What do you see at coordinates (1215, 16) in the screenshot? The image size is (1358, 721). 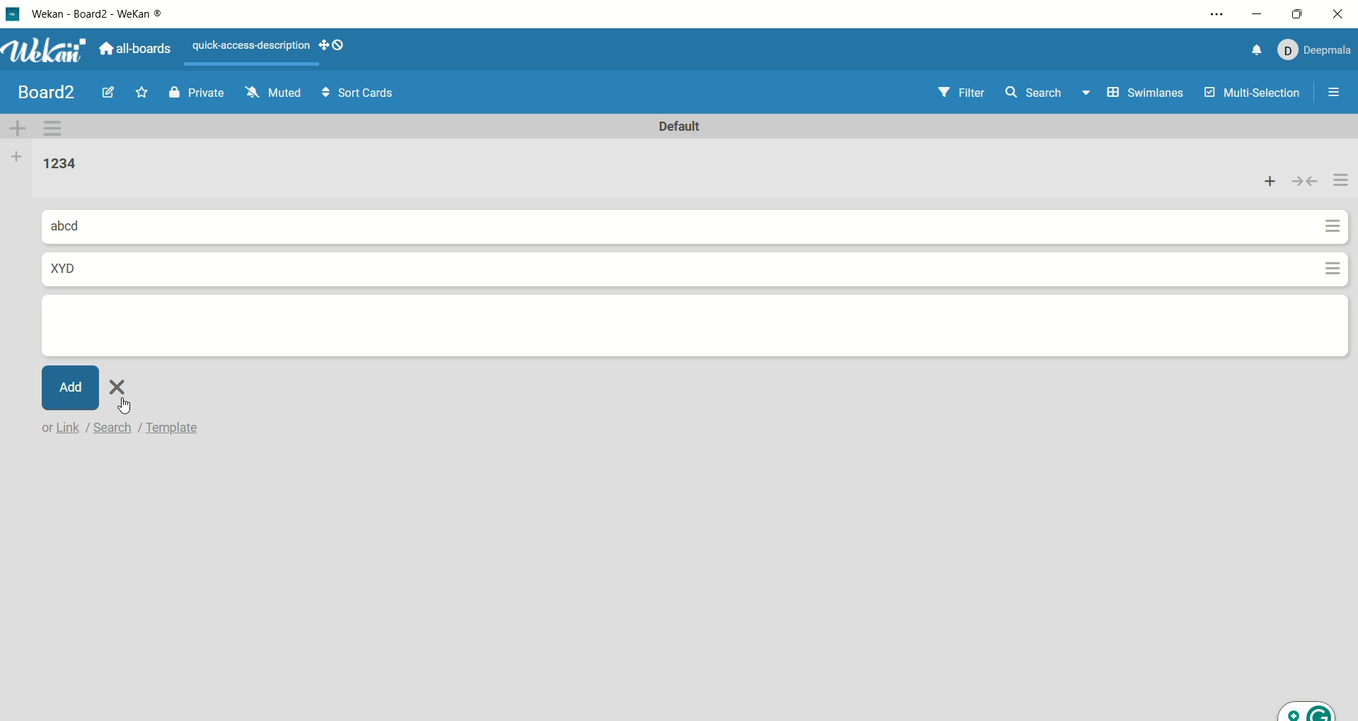 I see `settings and more` at bounding box center [1215, 16].